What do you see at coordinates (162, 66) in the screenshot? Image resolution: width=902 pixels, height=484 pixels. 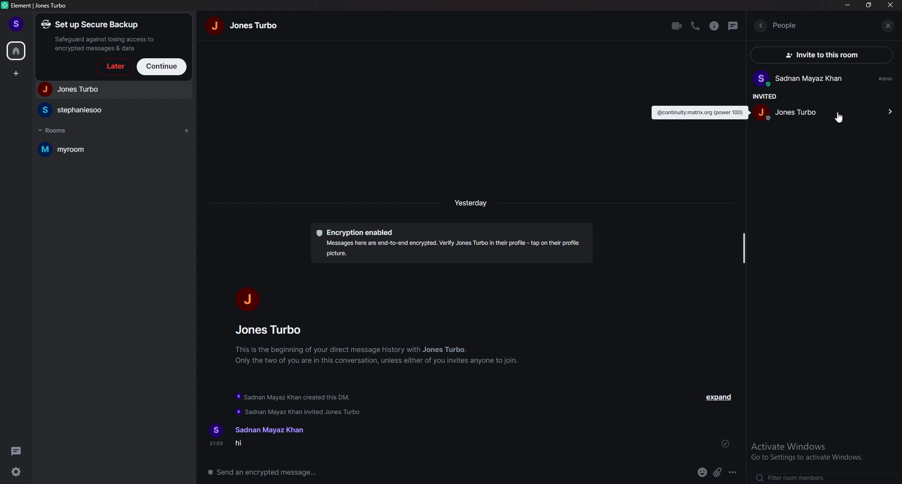 I see `continue` at bounding box center [162, 66].